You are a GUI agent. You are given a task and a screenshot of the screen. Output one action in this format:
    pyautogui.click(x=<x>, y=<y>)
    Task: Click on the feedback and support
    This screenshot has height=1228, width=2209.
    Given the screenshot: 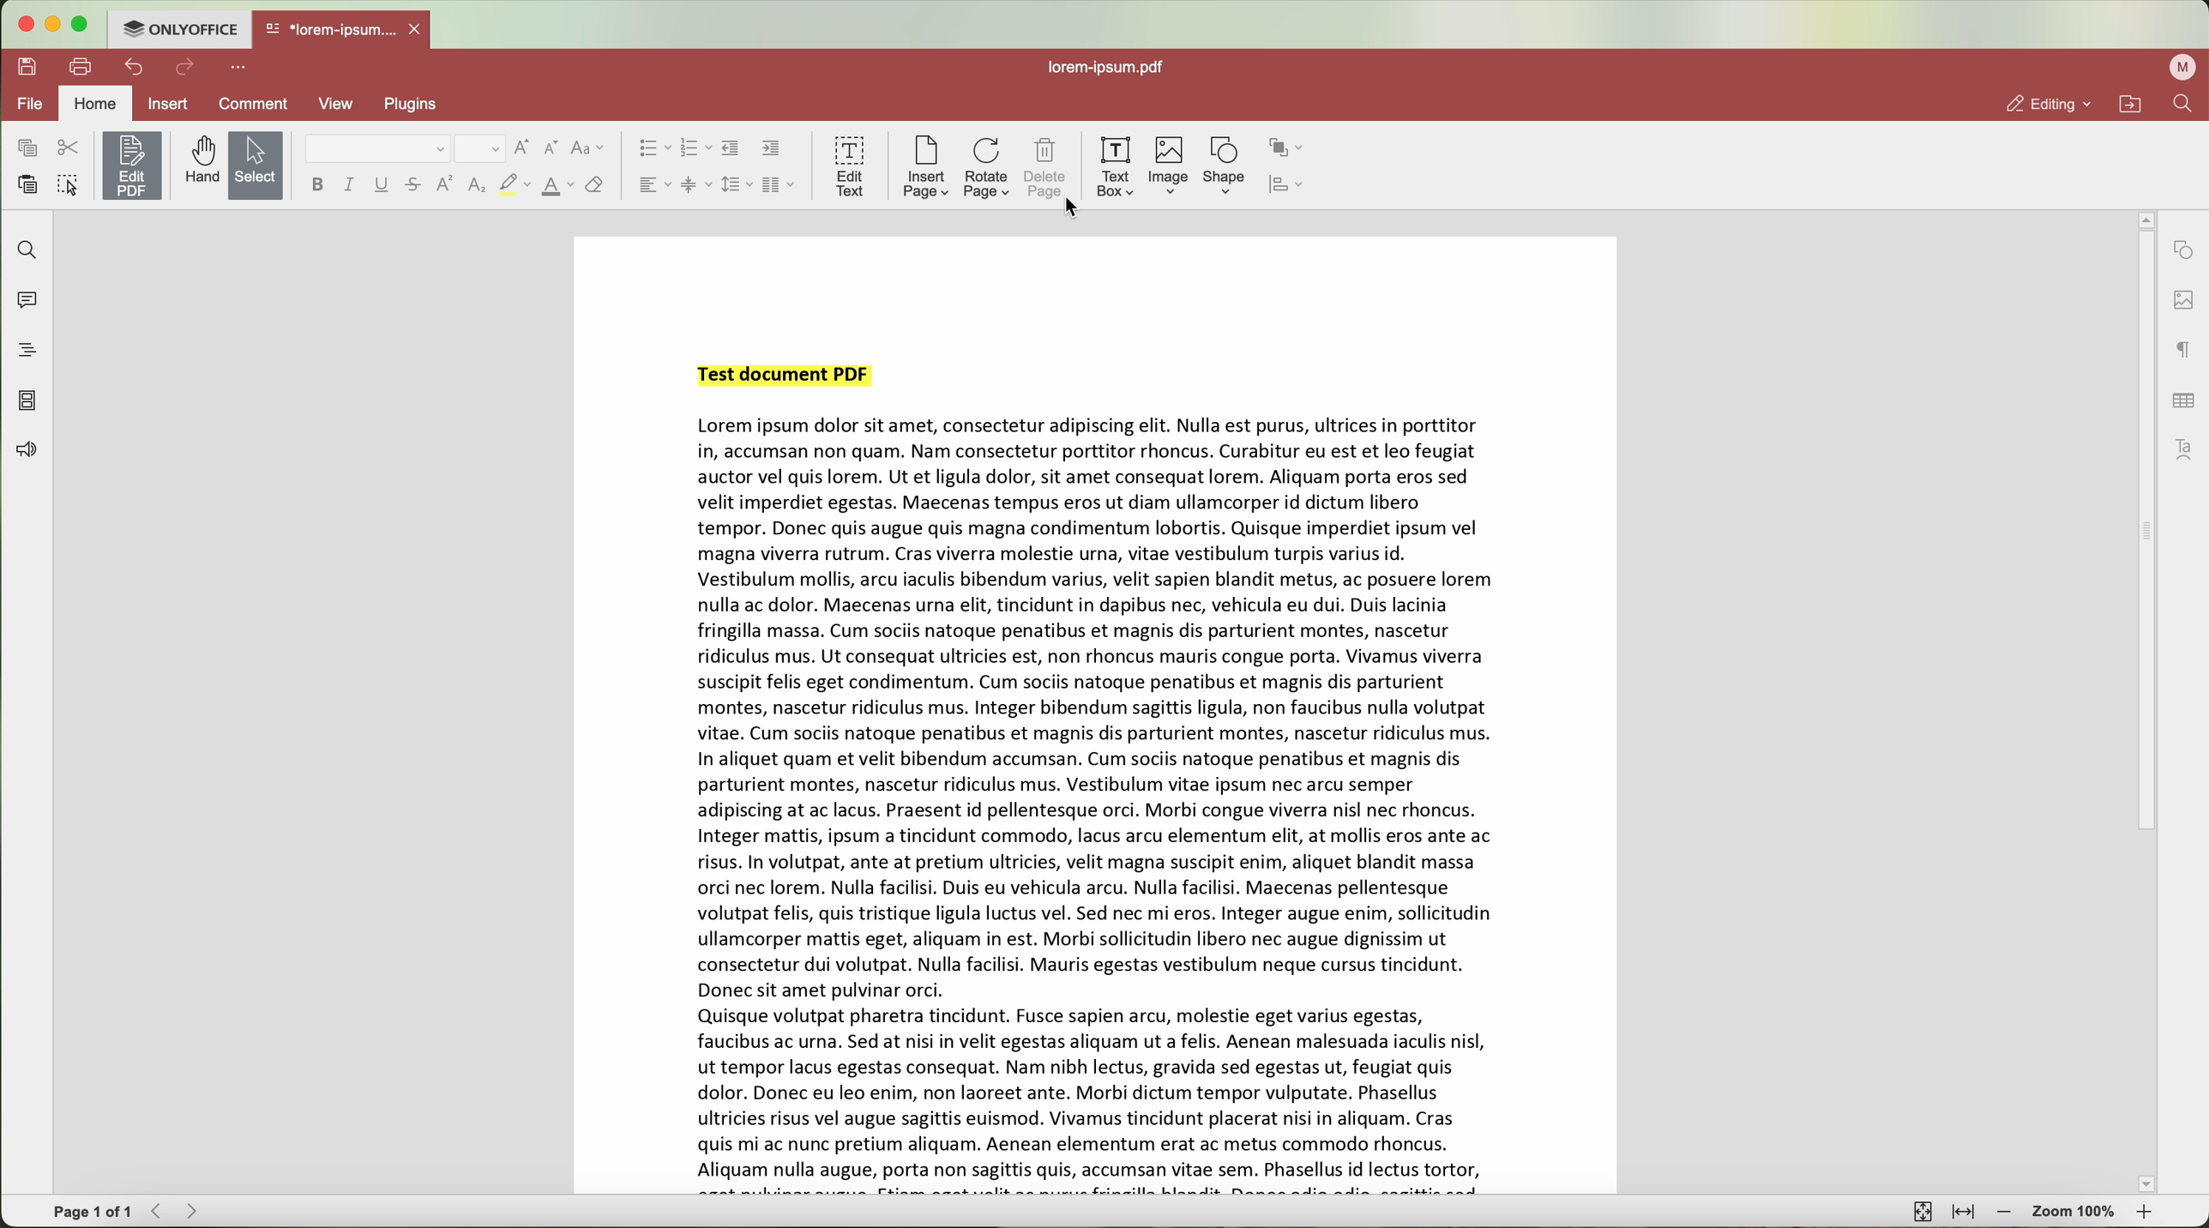 What is the action you would take?
    pyautogui.click(x=27, y=451)
    